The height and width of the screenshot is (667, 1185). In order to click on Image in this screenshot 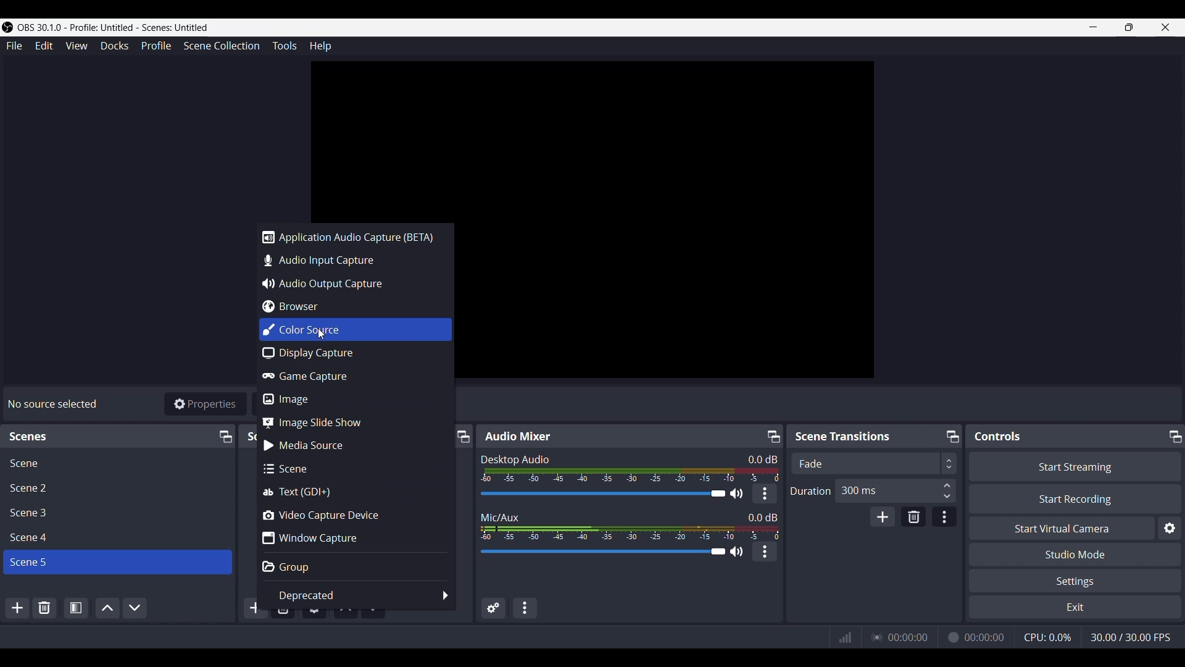, I will do `click(353, 399)`.